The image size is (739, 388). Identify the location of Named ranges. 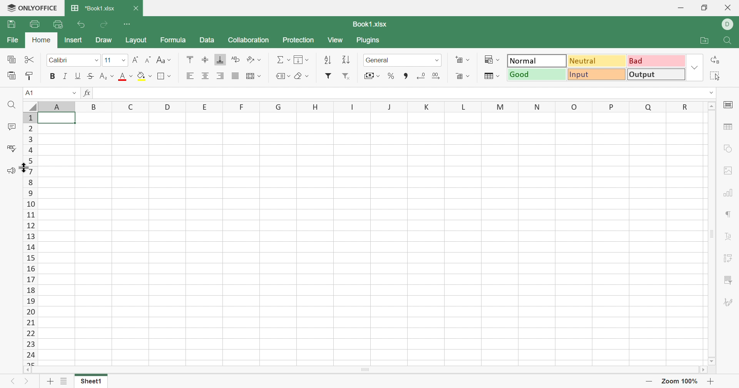
(283, 76).